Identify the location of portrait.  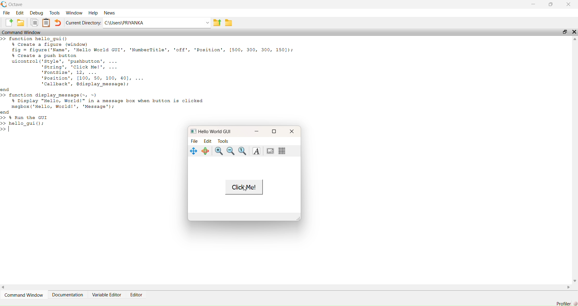
(270, 151).